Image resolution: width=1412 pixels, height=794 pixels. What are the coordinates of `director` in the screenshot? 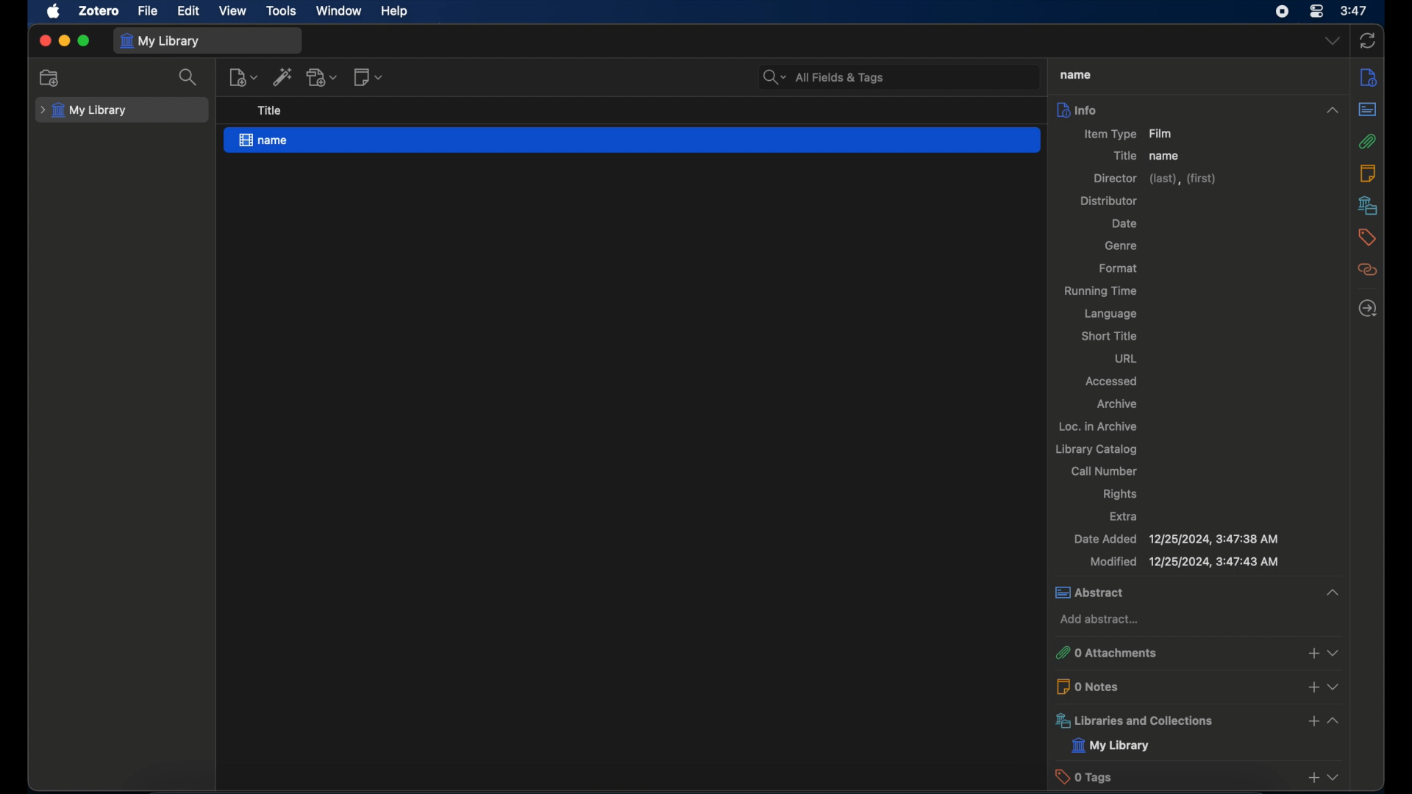 It's located at (1155, 179).